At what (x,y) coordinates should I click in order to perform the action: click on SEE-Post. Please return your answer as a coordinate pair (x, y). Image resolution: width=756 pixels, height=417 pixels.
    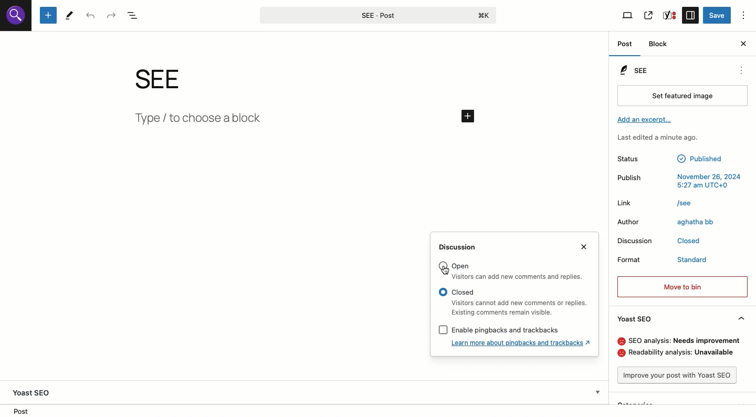
    Looking at the image, I should click on (376, 14).